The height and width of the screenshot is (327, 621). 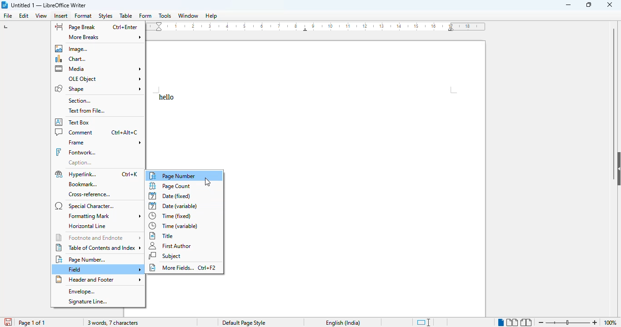 I want to click on envelope, so click(x=81, y=291).